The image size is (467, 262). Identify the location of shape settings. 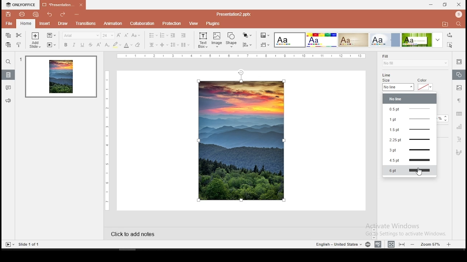
(459, 75).